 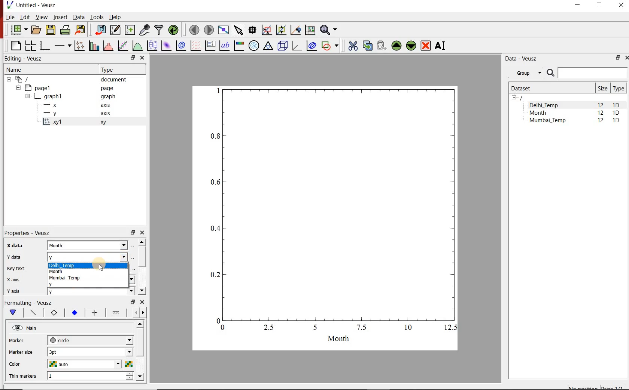 What do you see at coordinates (89, 364) in the screenshot?
I see `auto` at bounding box center [89, 364].